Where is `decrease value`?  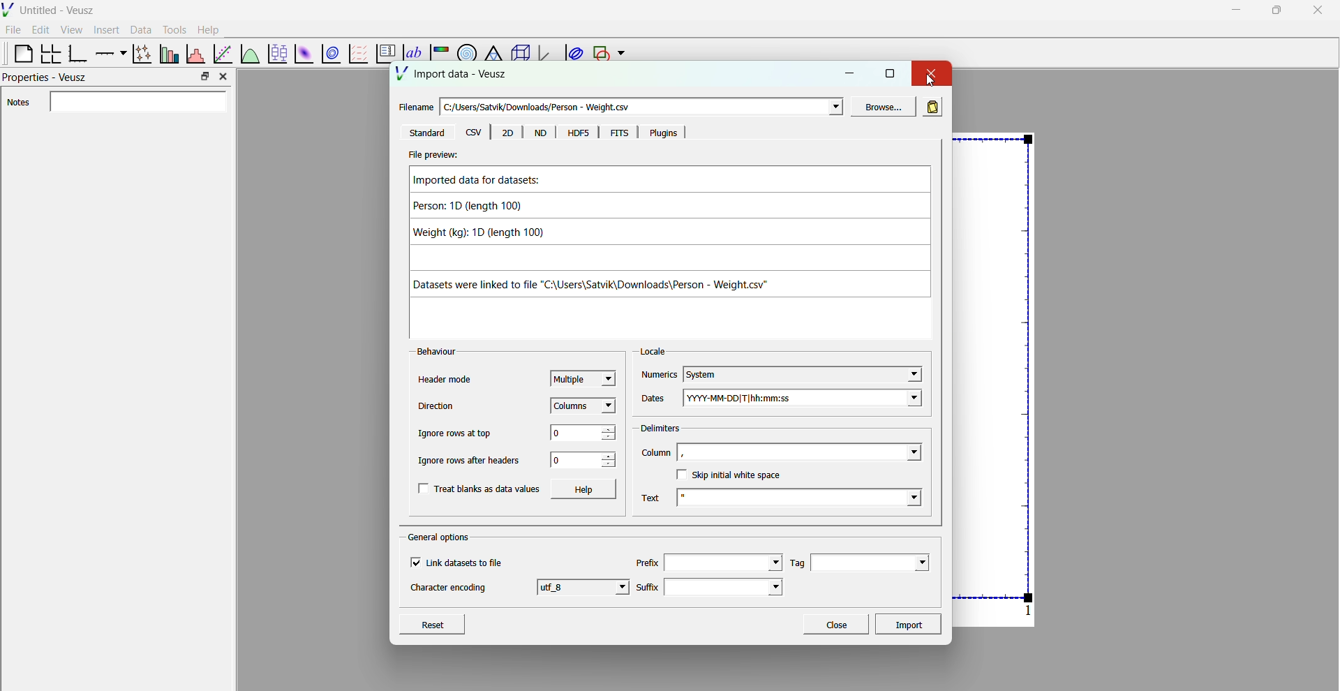 decrease value is located at coordinates (609, 437).